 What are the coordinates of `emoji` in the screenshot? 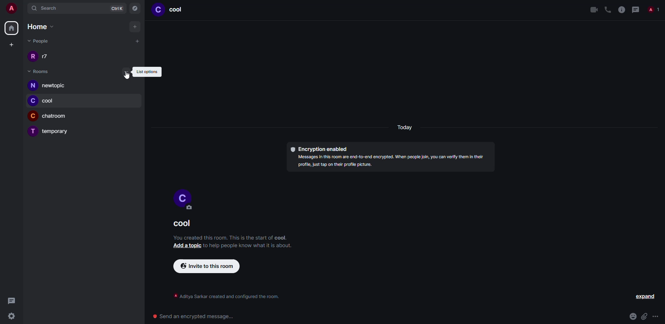 It's located at (632, 316).